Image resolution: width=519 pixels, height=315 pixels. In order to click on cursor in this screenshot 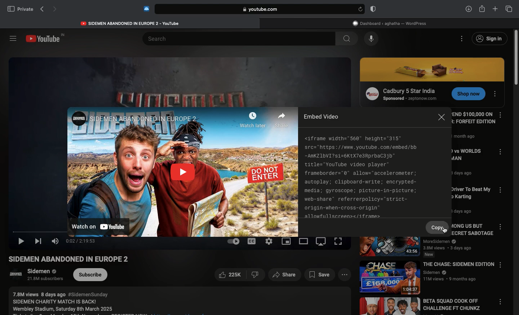, I will do `click(445, 231)`.